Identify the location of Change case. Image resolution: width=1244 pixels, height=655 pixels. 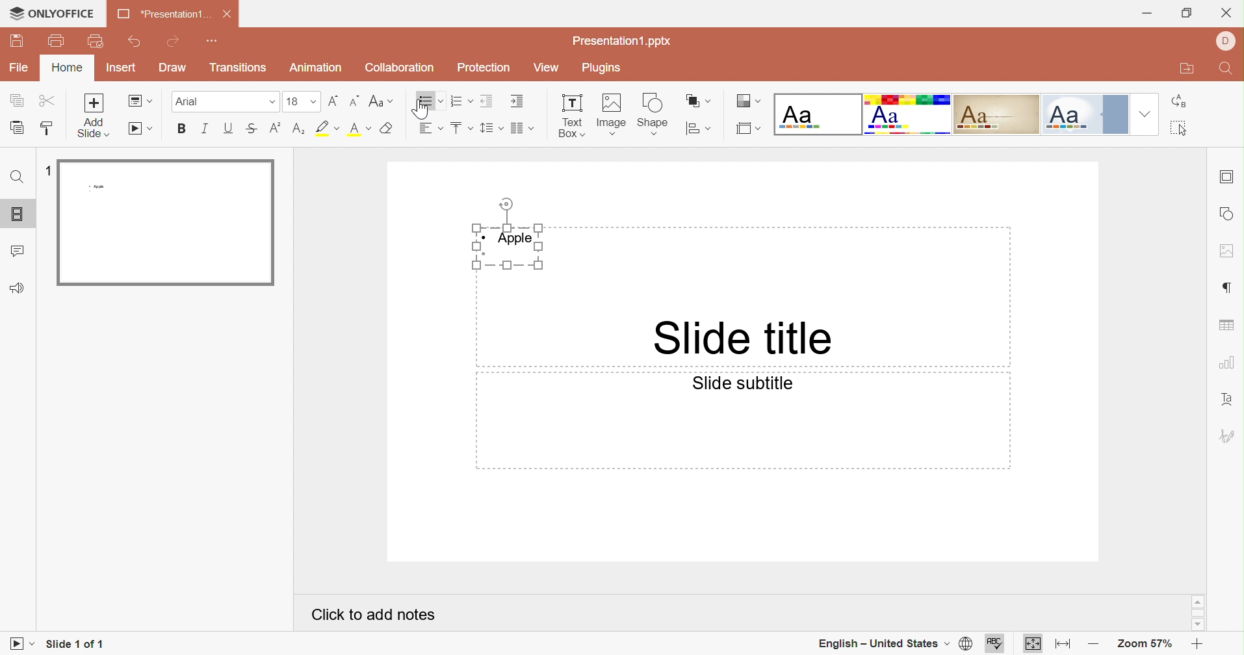
(382, 103).